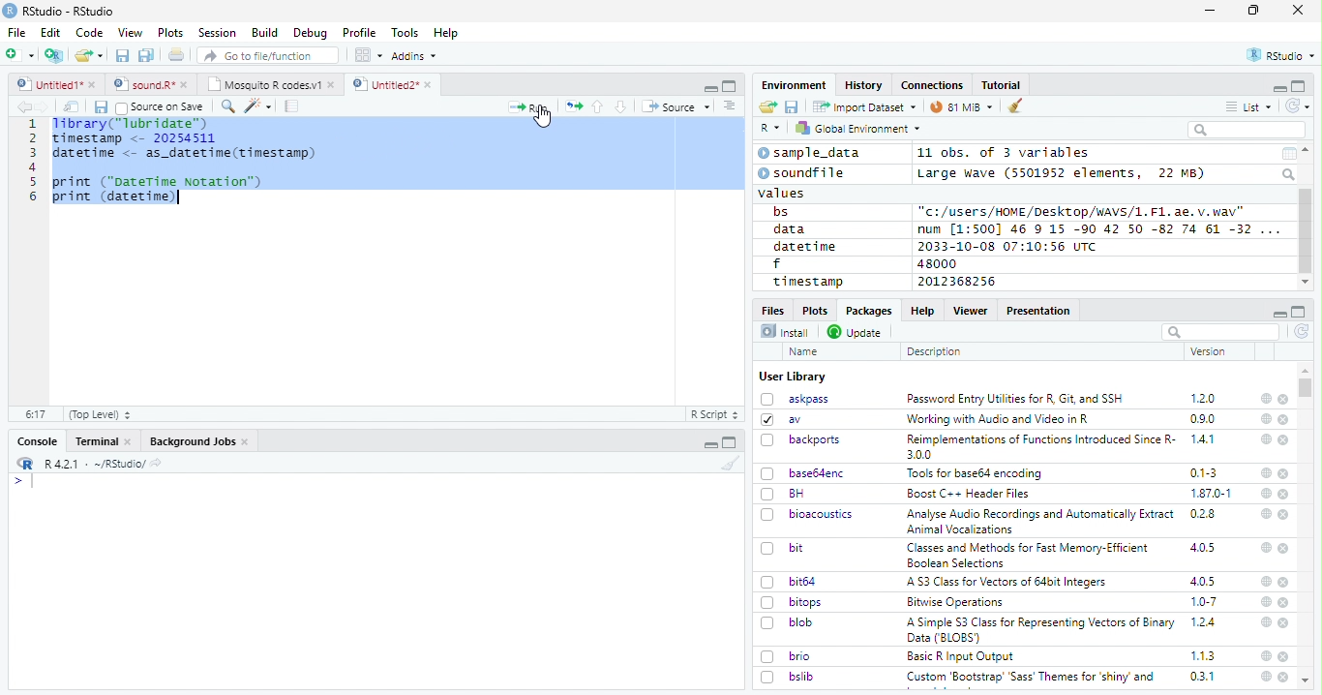 The image size is (1322, 695). What do you see at coordinates (727, 463) in the screenshot?
I see `clear workspace` at bounding box center [727, 463].